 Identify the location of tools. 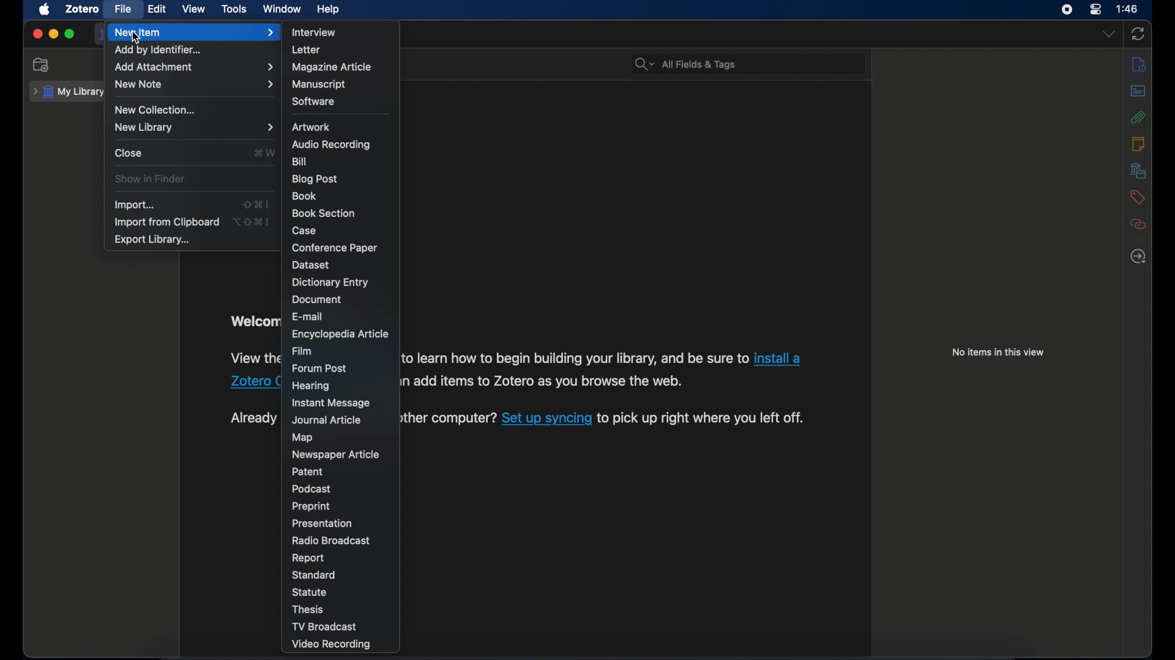
(234, 8).